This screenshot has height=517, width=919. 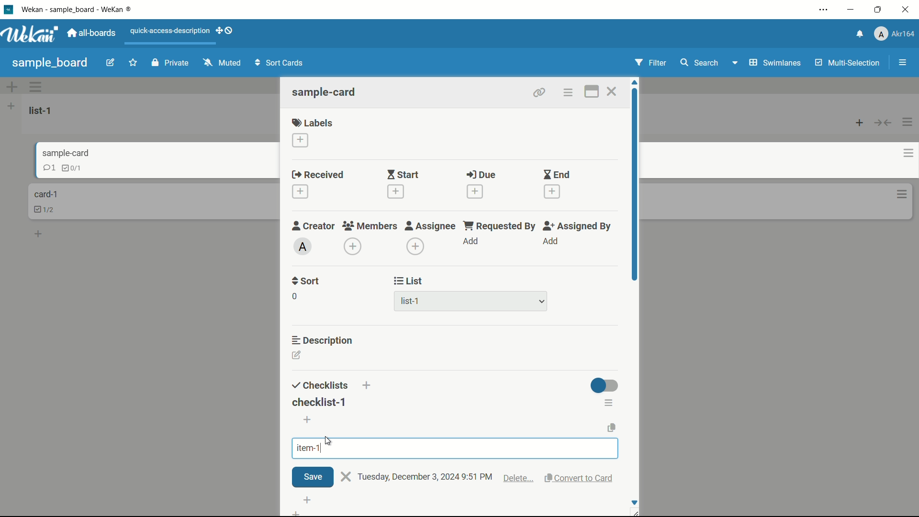 I want to click on search, so click(x=699, y=62).